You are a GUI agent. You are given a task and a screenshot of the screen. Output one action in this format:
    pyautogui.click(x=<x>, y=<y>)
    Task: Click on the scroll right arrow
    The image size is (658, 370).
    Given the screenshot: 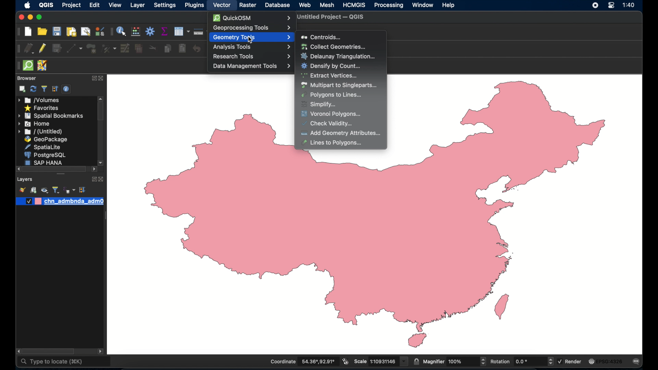 What is the action you would take?
    pyautogui.click(x=17, y=351)
    